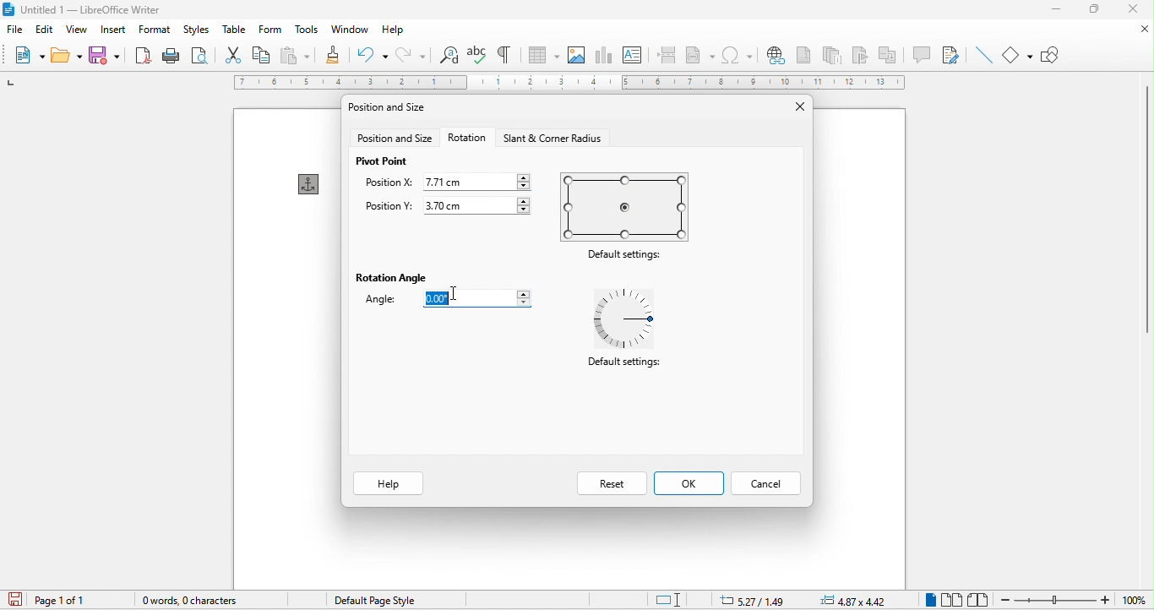  What do you see at coordinates (454, 293) in the screenshot?
I see `Cursor` at bounding box center [454, 293].